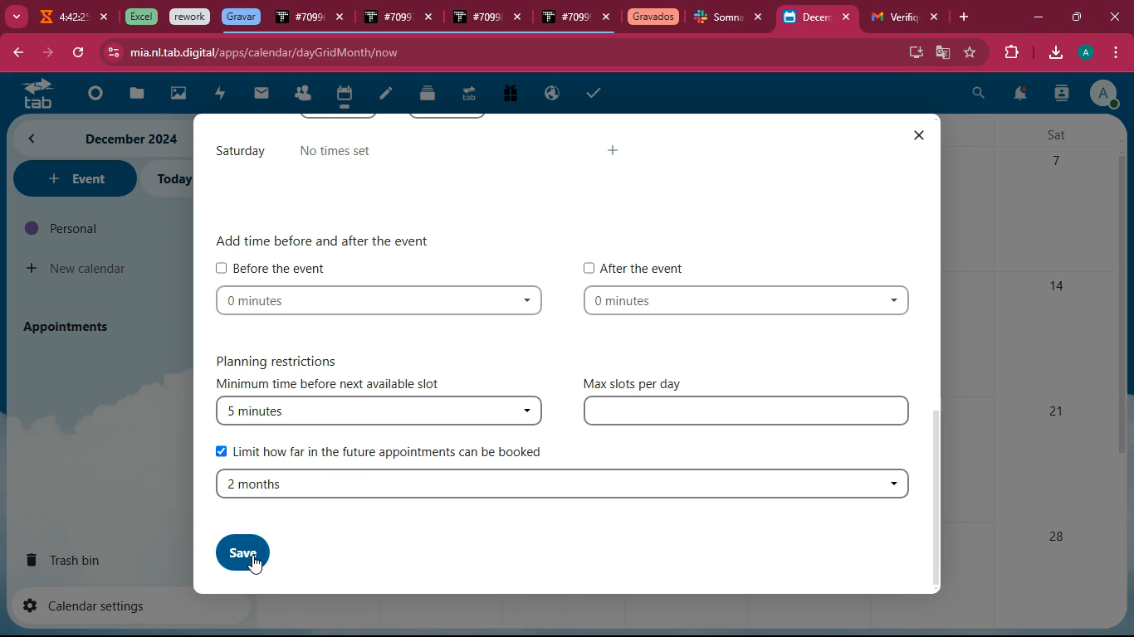 The image size is (1134, 637). I want to click on calendar, so click(344, 96).